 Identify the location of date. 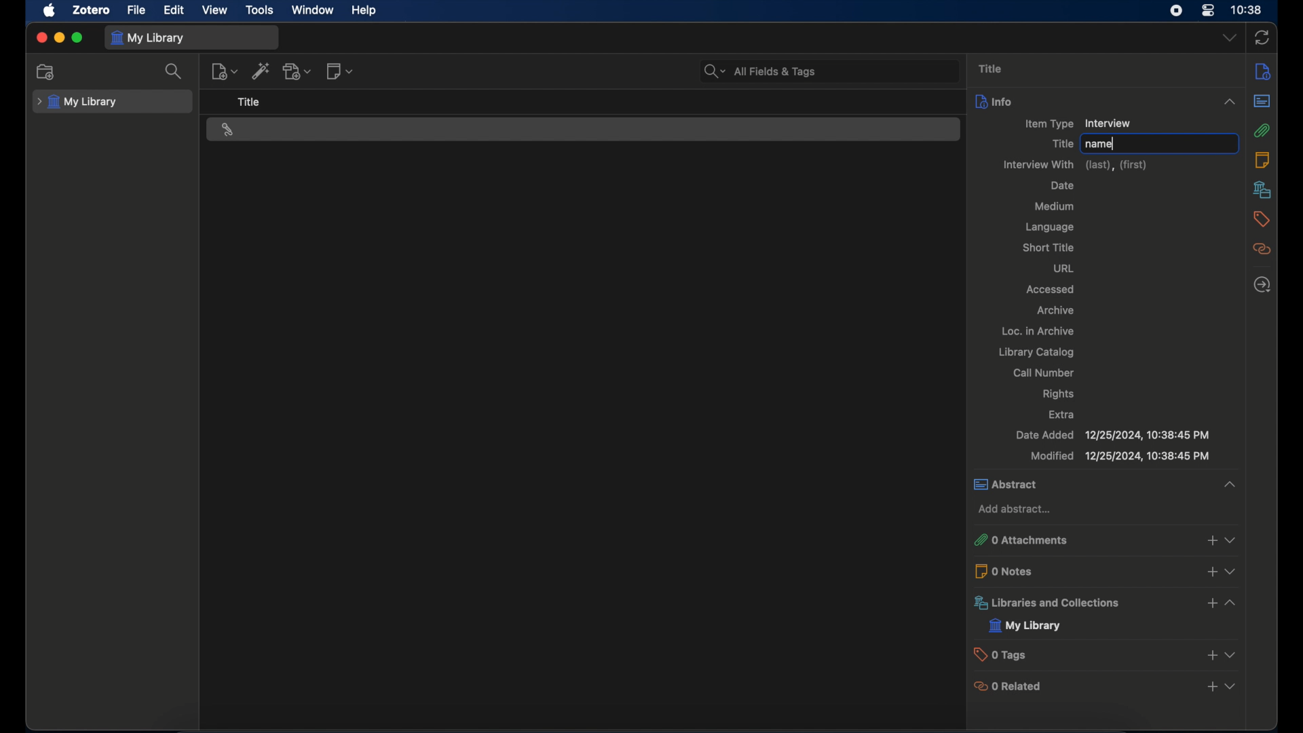
(1063, 185).